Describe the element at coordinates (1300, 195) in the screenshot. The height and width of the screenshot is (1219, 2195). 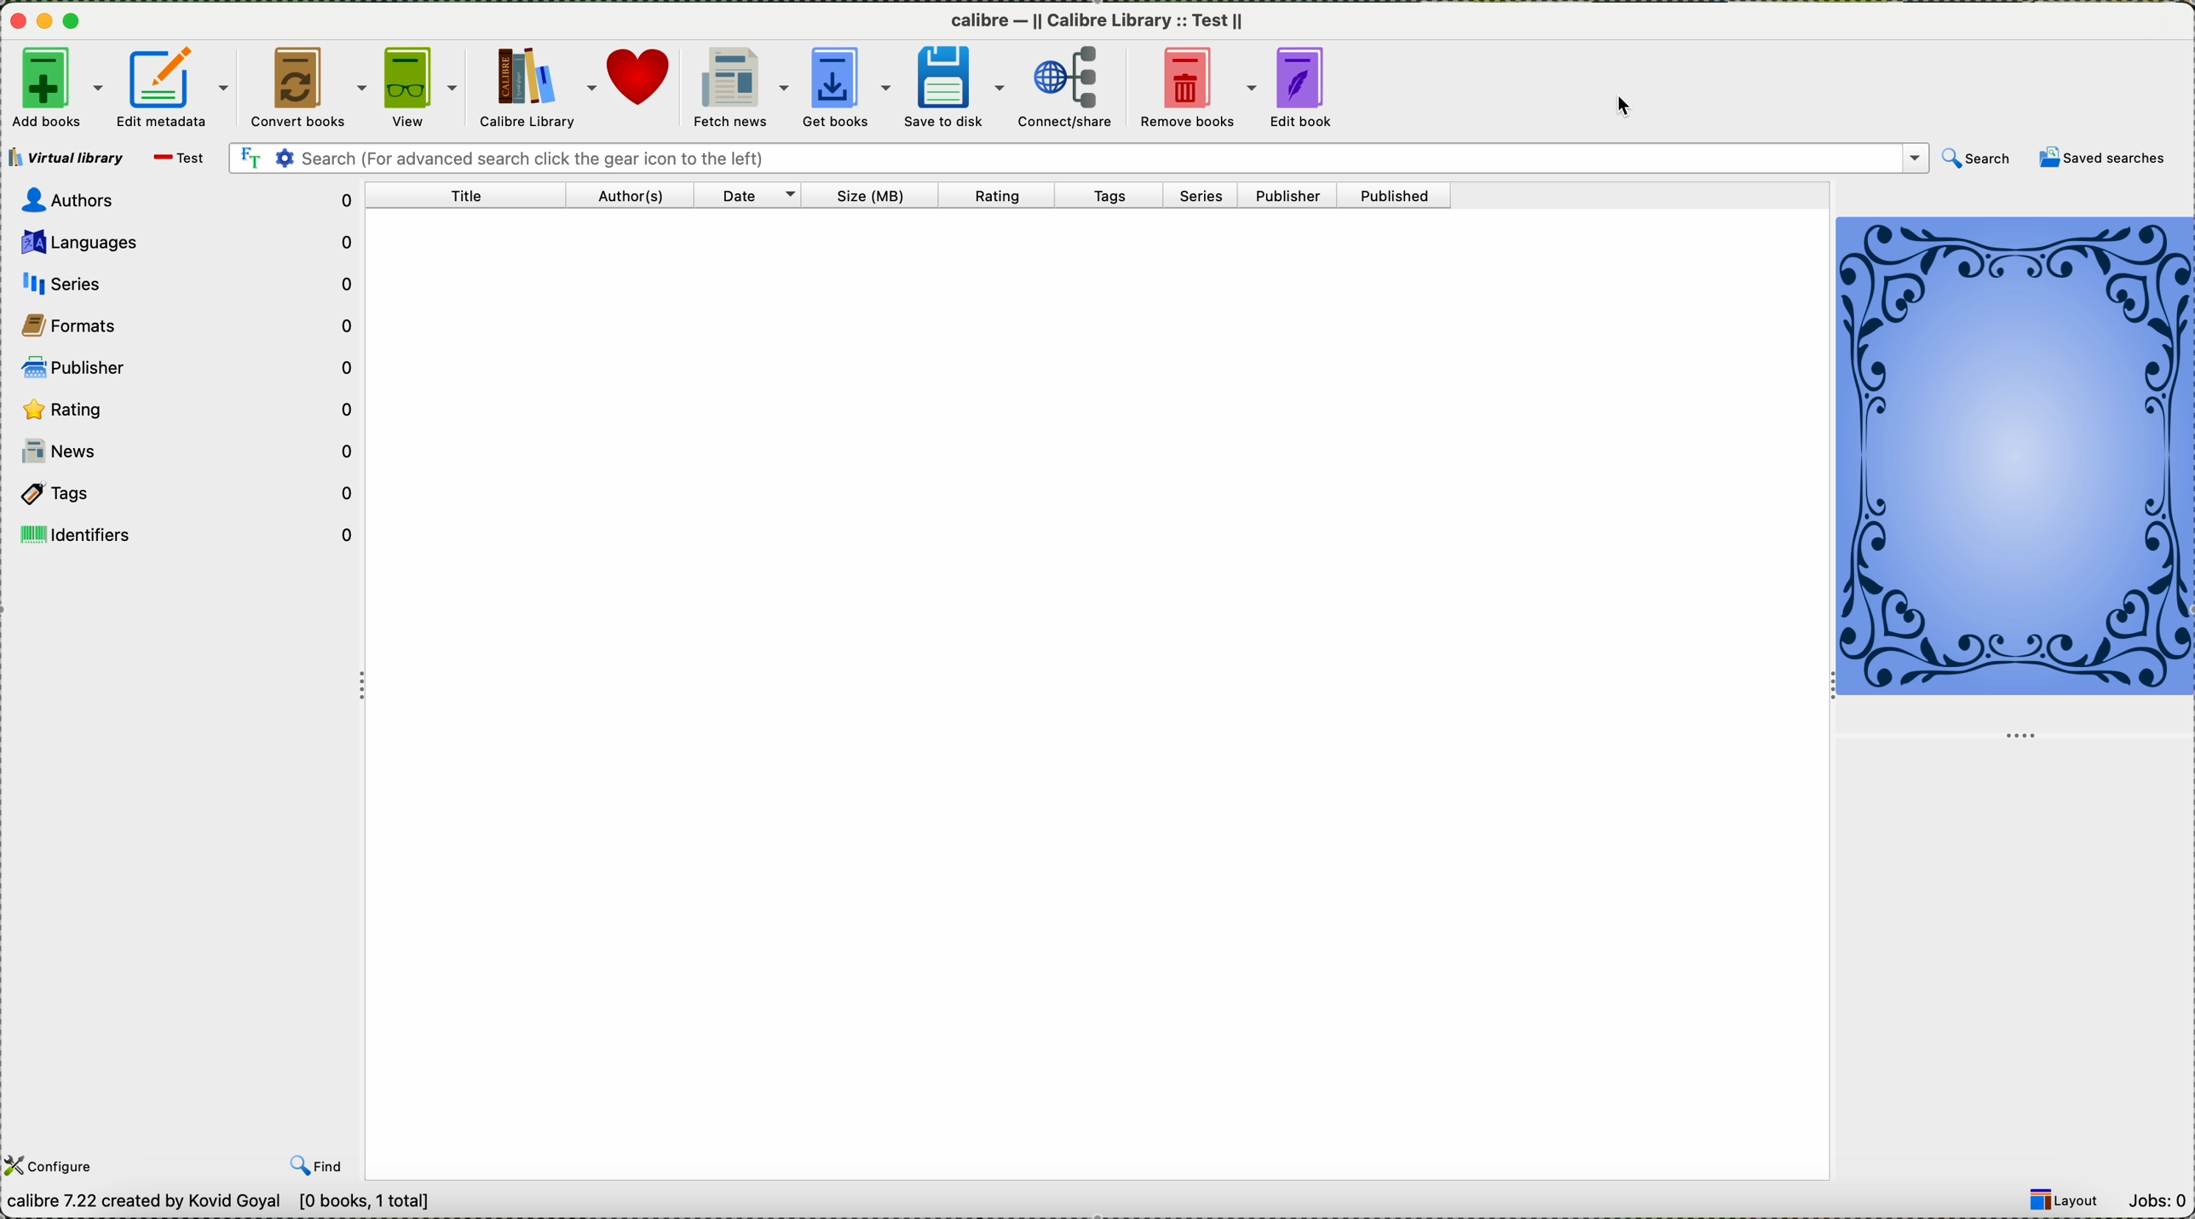
I see `publisher` at that location.